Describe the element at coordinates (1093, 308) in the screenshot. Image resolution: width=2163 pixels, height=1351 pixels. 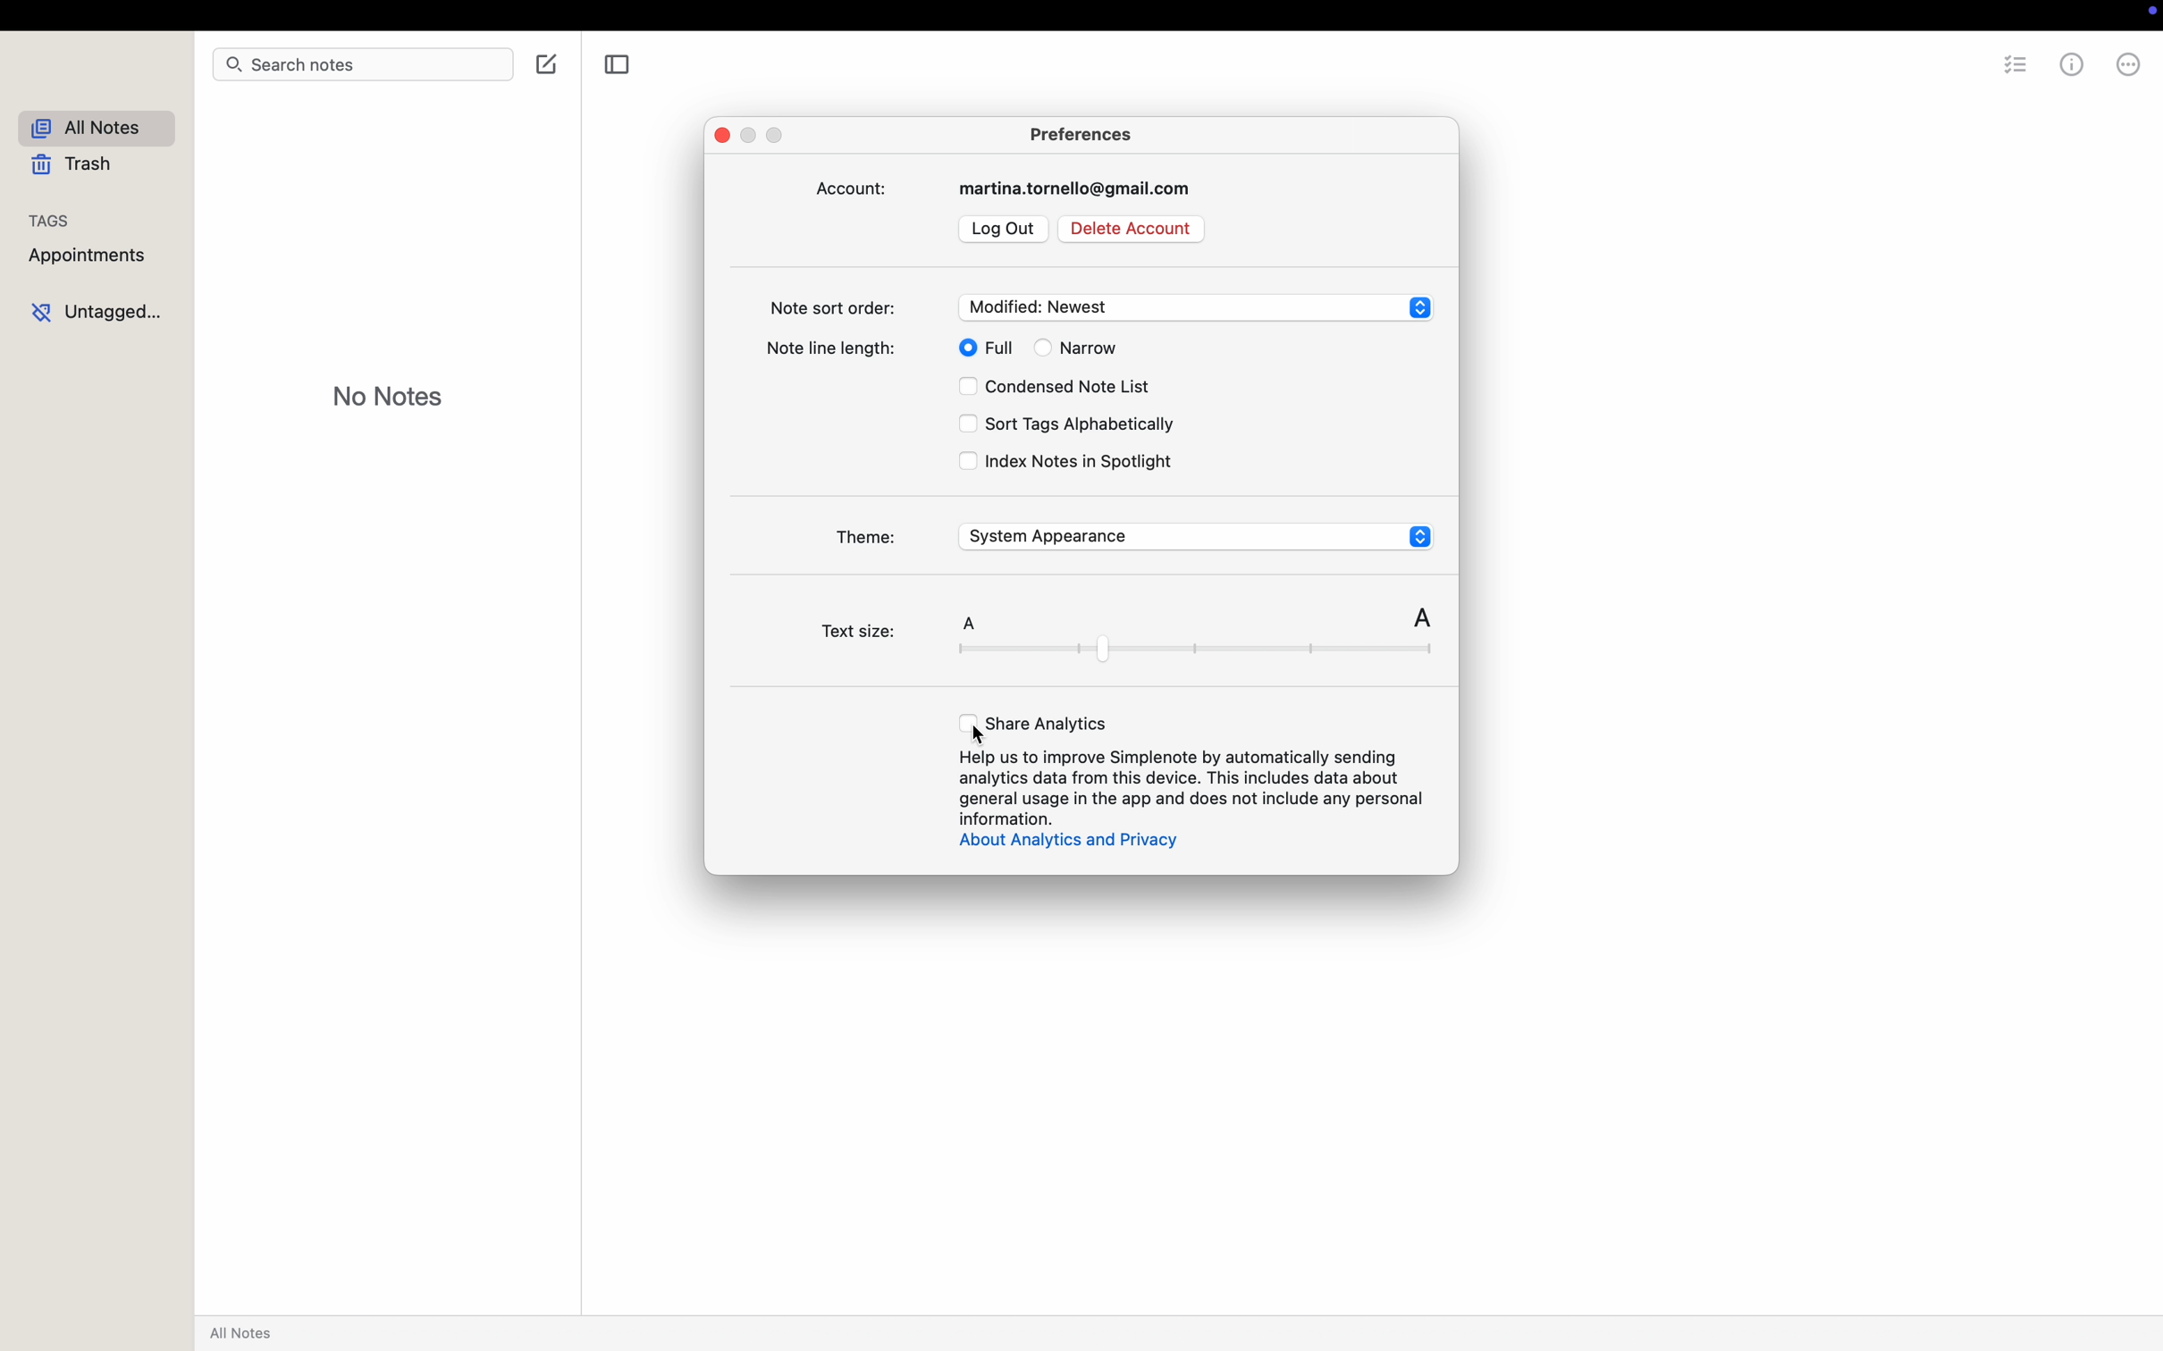
I see `note sort order` at that location.